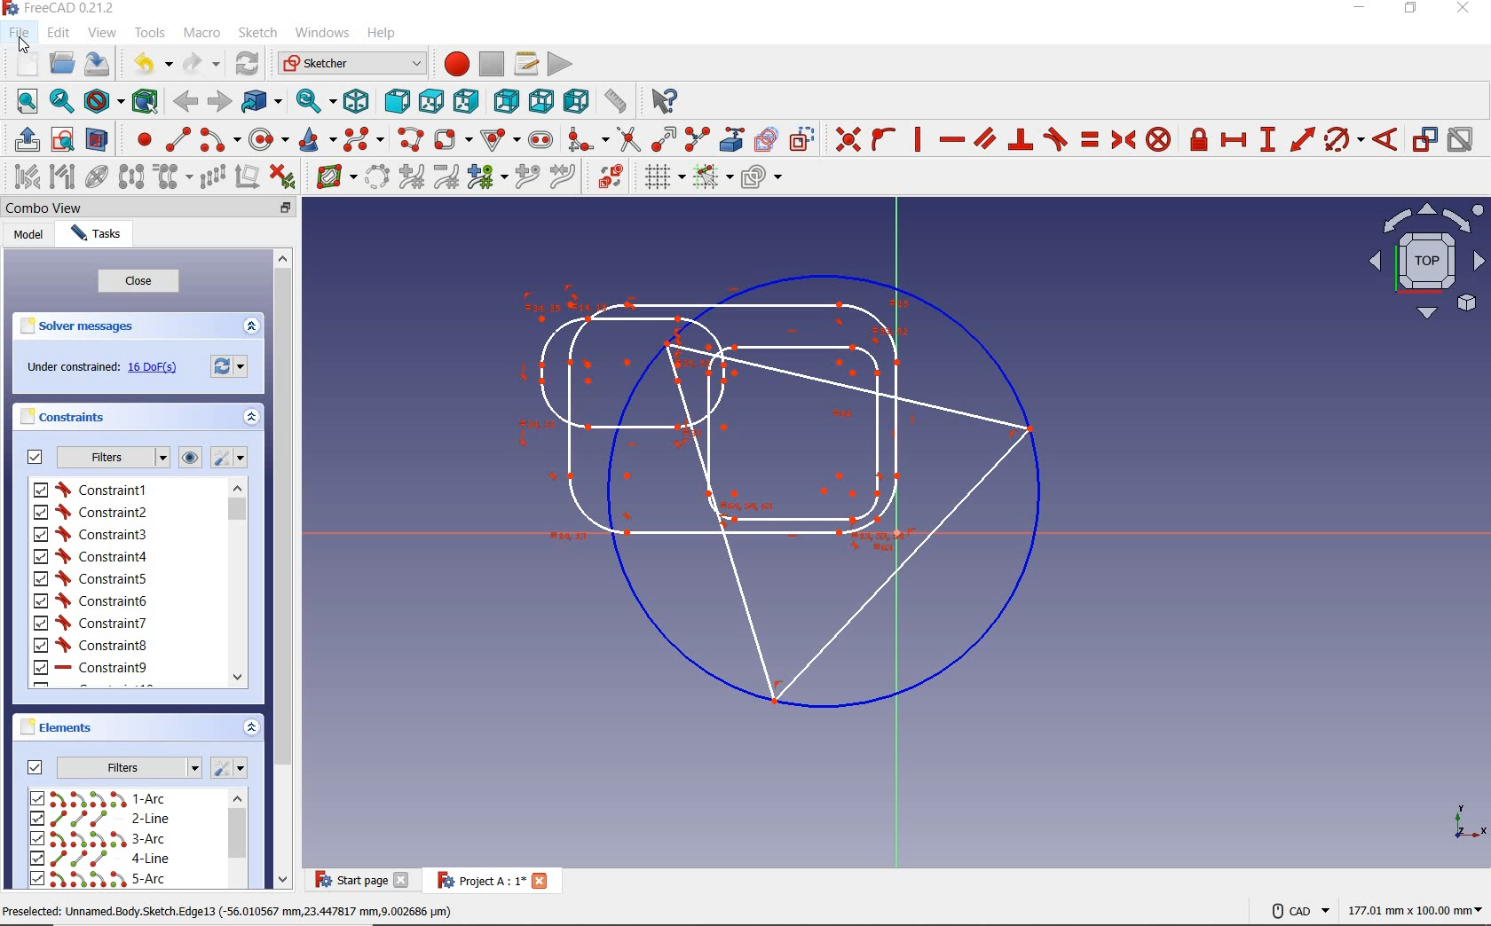 This screenshot has width=1491, height=926. Describe the element at coordinates (104, 798) in the screenshot. I see `1-arc` at that location.